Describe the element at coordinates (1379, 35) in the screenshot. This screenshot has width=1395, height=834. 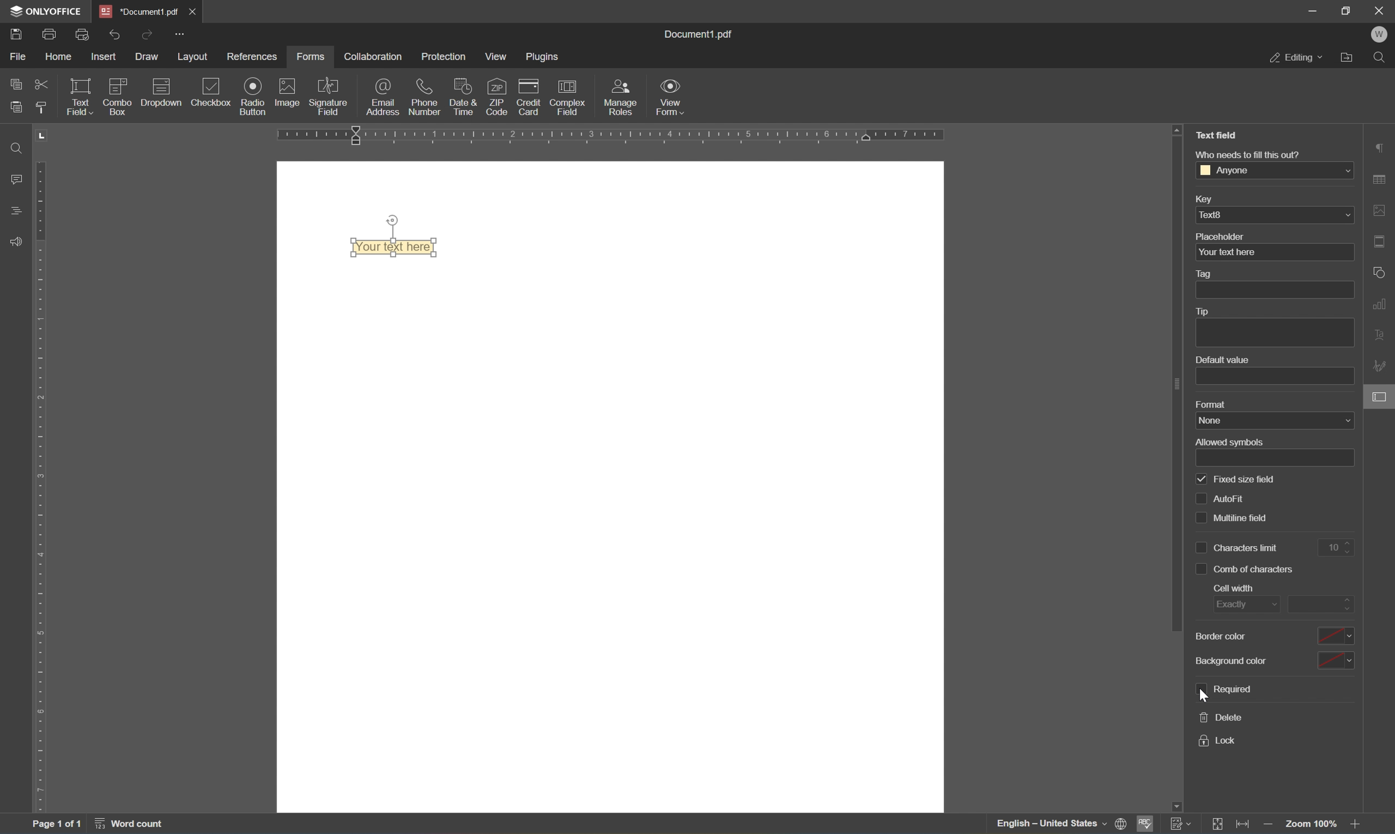
I see `welcome` at that location.